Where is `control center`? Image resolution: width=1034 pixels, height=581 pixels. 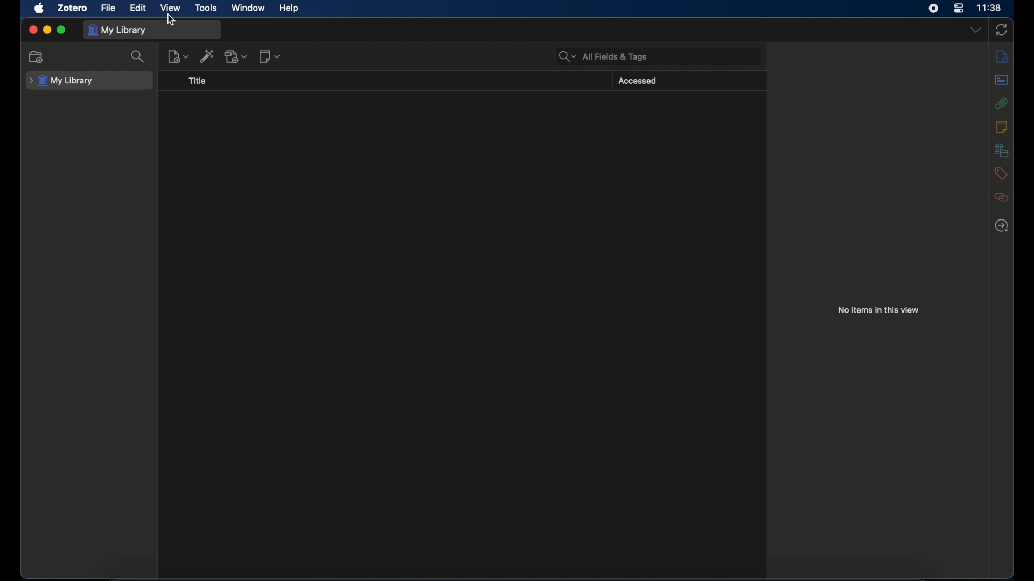 control center is located at coordinates (959, 8).